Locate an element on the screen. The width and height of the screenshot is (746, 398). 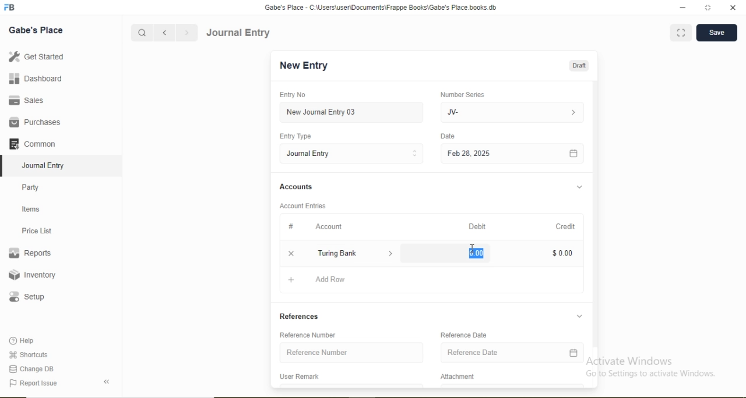
Gabe's Place is located at coordinates (36, 30).